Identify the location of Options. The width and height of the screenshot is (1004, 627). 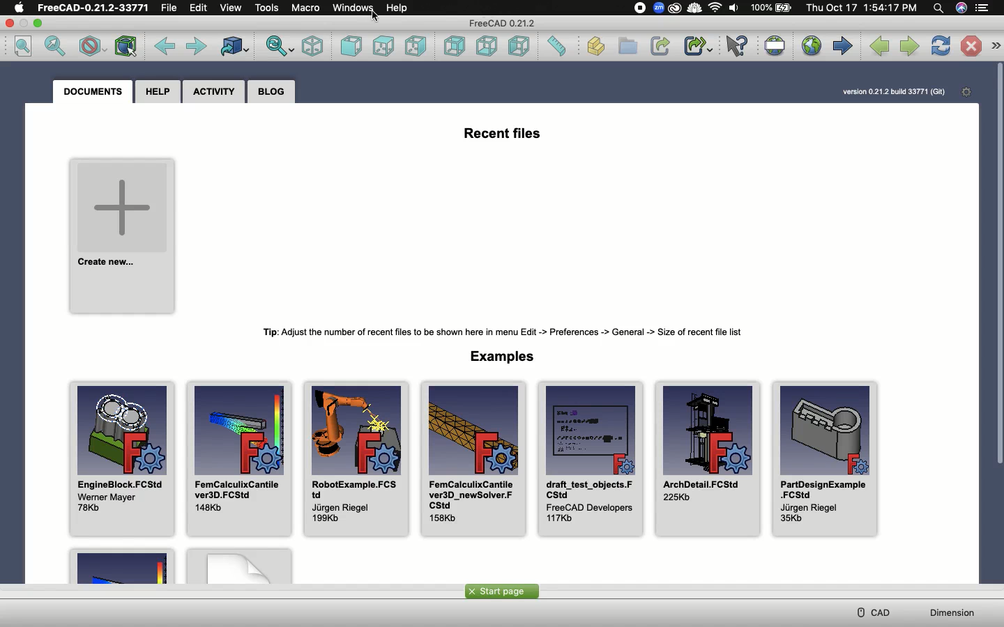
(984, 8).